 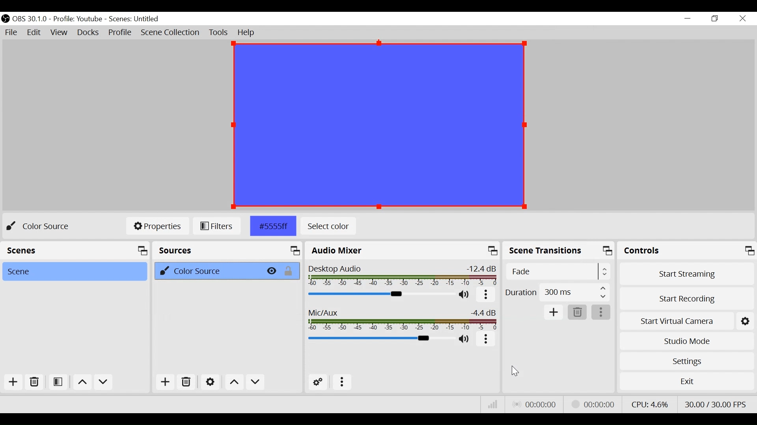 I want to click on (un)mute, so click(x=466, y=295).